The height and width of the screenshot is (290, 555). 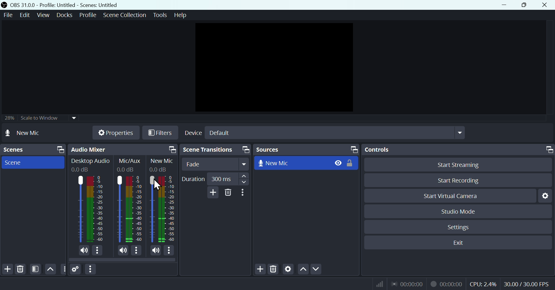 What do you see at coordinates (459, 180) in the screenshot?
I see `Start recording` at bounding box center [459, 180].